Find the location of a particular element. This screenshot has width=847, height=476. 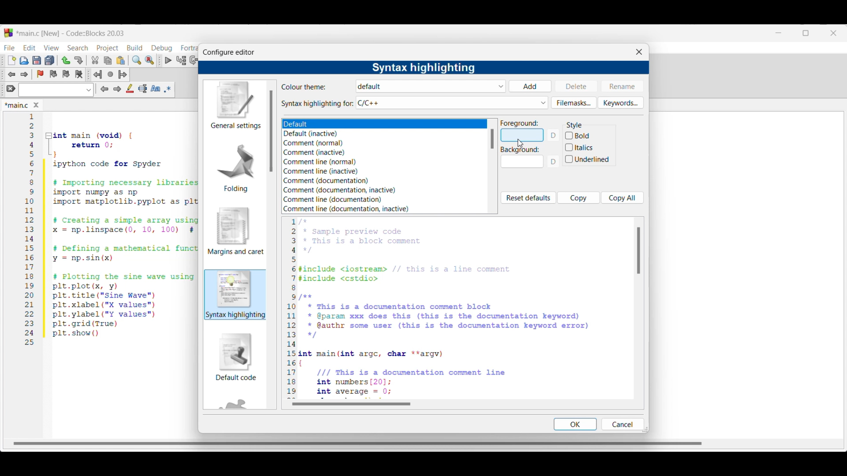

Copy is located at coordinates (108, 61).